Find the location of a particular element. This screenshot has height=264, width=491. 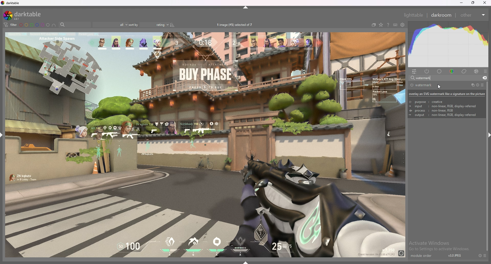

correct is located at coordinates (464, 71).